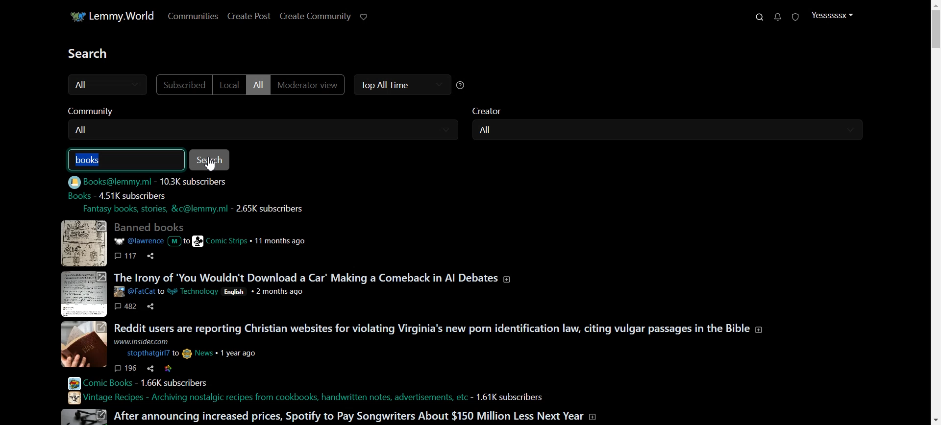 Image resolution: width=941 pixels, height=425 pixels. I want to click on subscriber, so click(197, 181).